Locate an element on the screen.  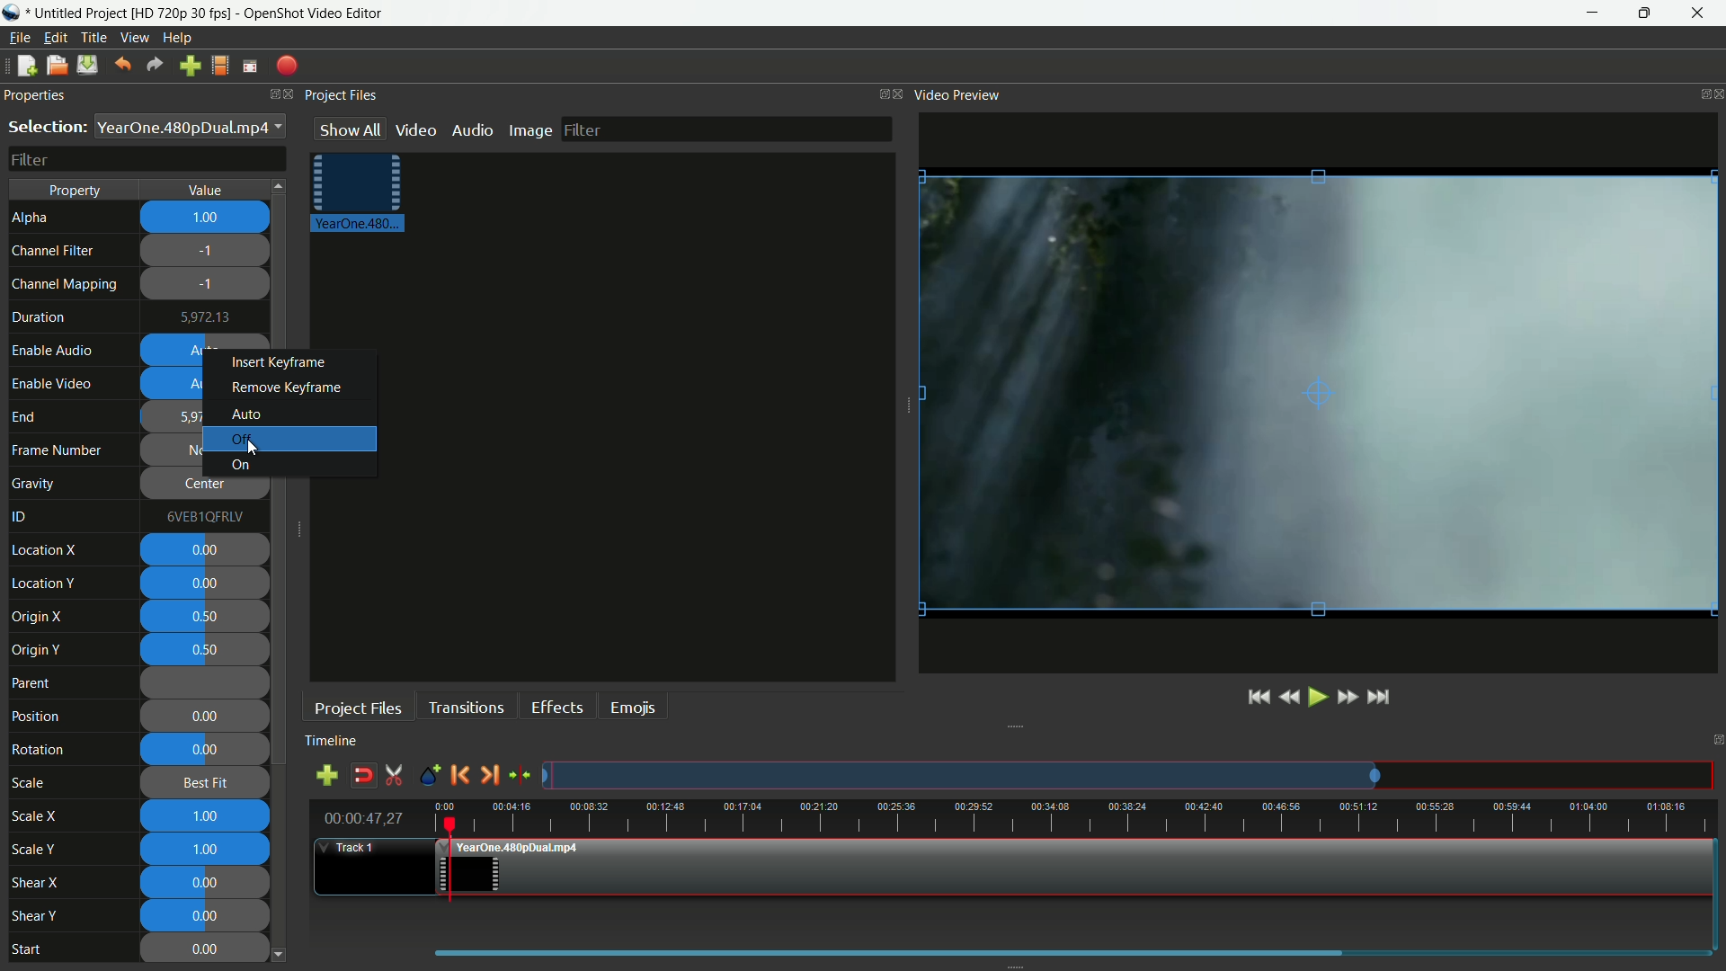
export is located at coordinates (287, 67).